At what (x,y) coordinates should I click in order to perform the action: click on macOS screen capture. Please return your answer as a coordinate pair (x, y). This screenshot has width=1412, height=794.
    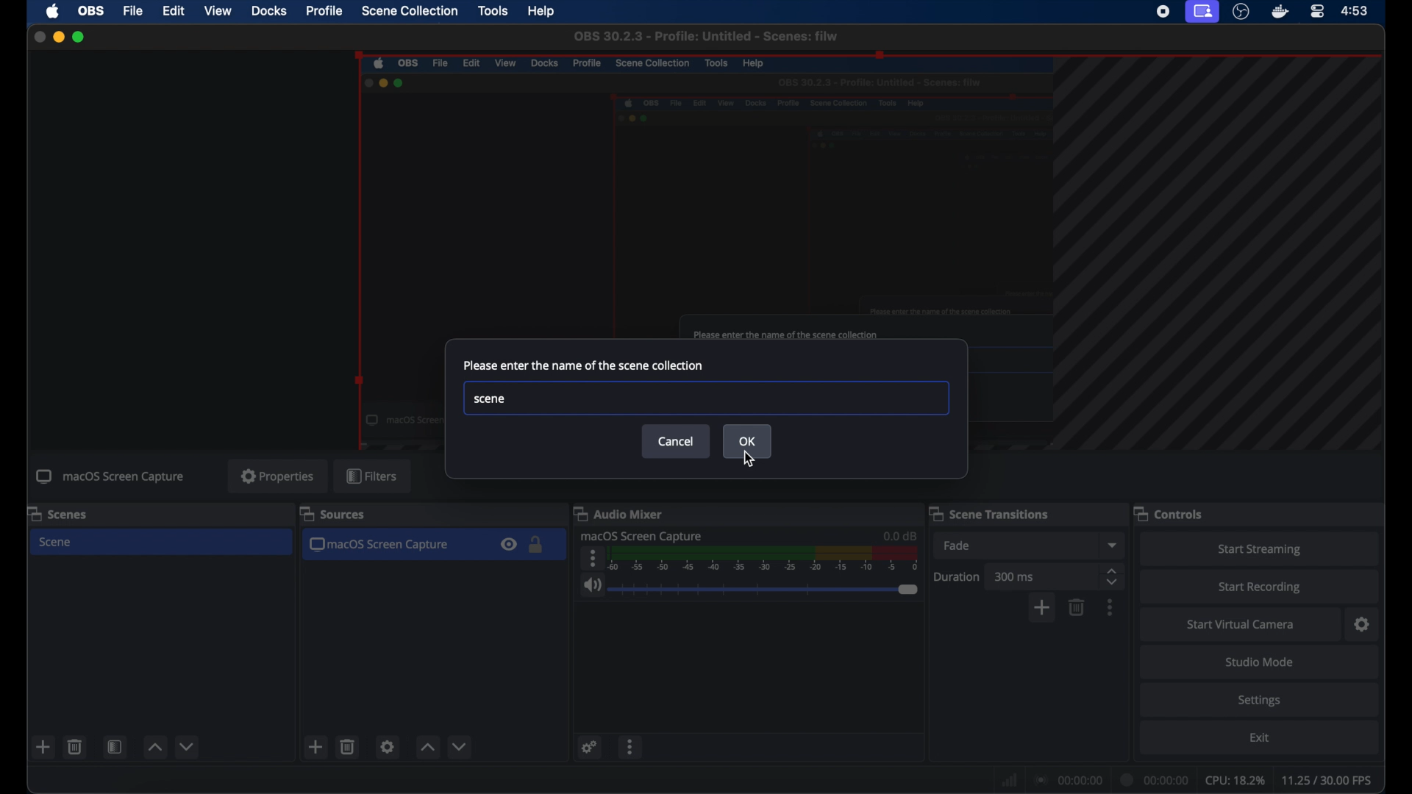
    Looking at the image, I should click on (643, 536).